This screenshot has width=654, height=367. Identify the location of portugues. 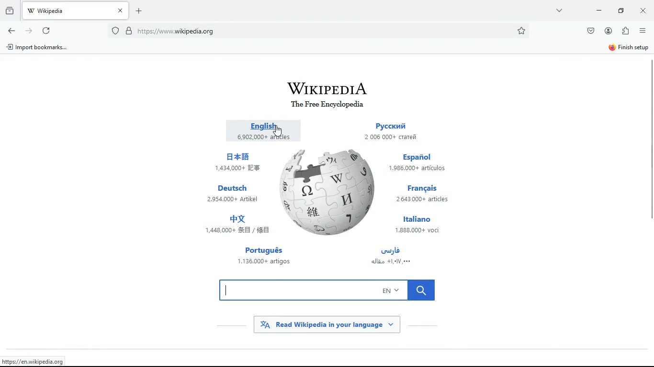
(263, 257).